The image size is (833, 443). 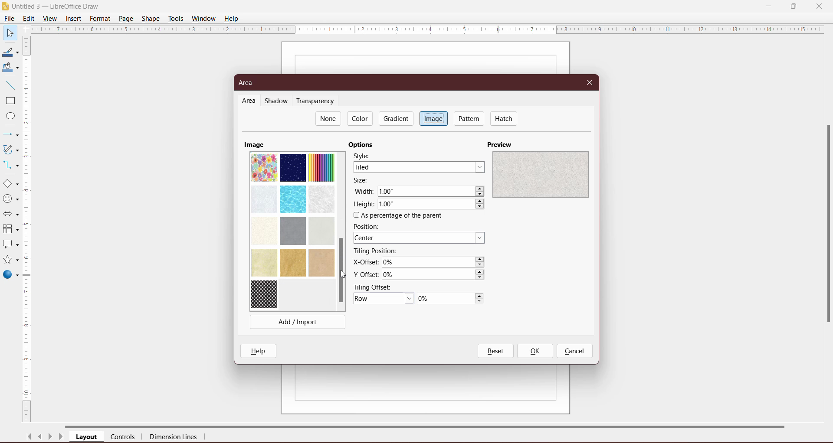 I want to click on Width, so click(x=364, y=191).